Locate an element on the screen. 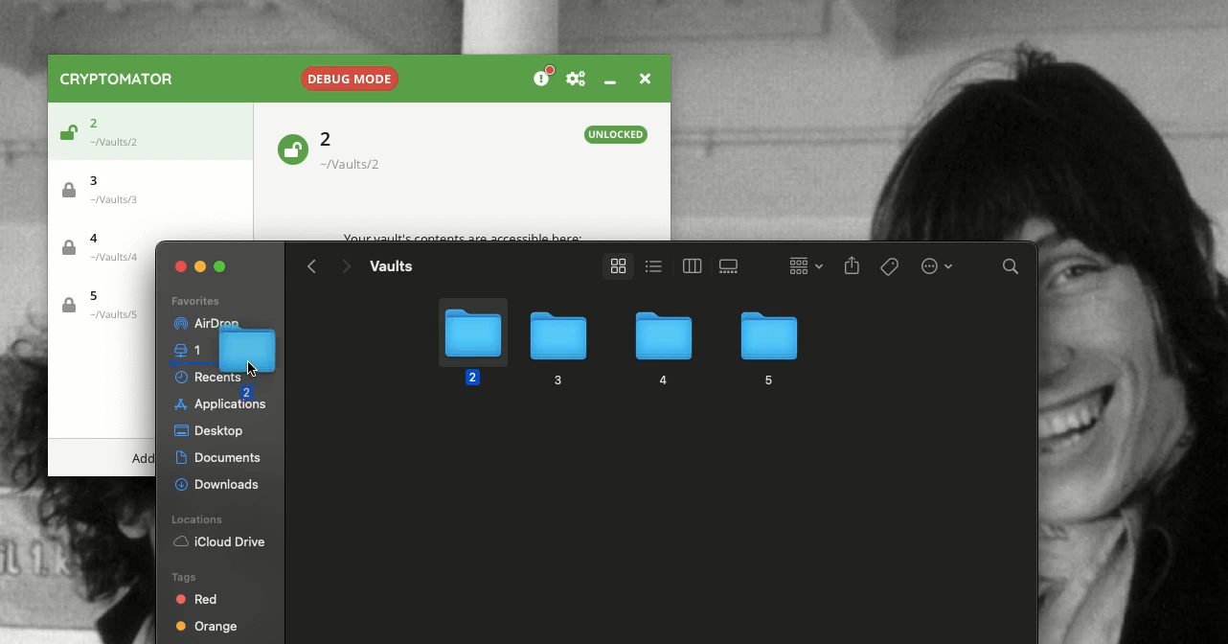 The height and width of the screenshot is (644, 1228). Tags is located at coordinates (182, 576).